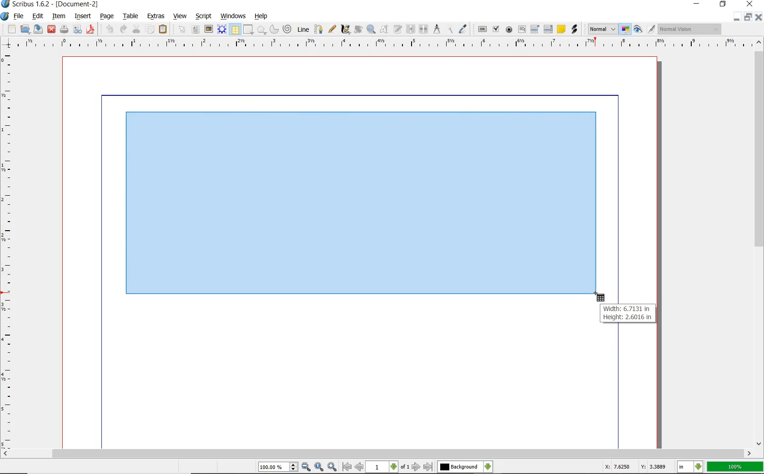 The image size is (764, 474). I want to click on file, so click(20, 17).